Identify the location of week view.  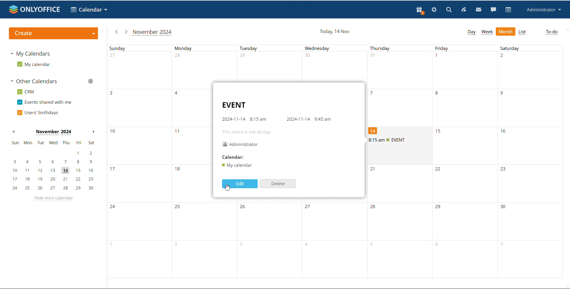
(487, 32).